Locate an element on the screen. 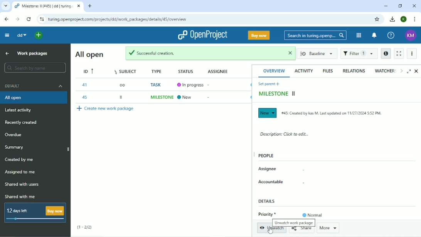 The height and width of the screenshot is (237, 421). Enlarge is located at coordinates (409, 71).